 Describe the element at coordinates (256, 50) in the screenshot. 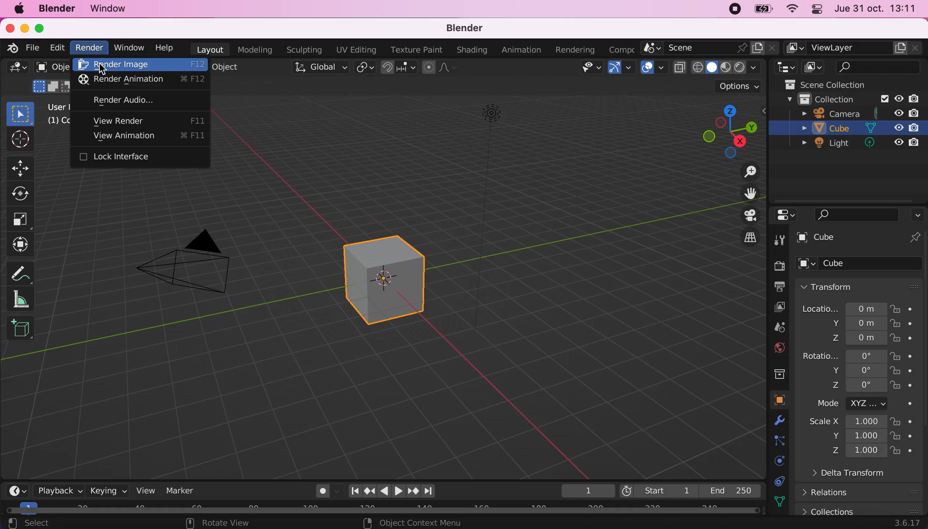

I see `modeling` at that location.